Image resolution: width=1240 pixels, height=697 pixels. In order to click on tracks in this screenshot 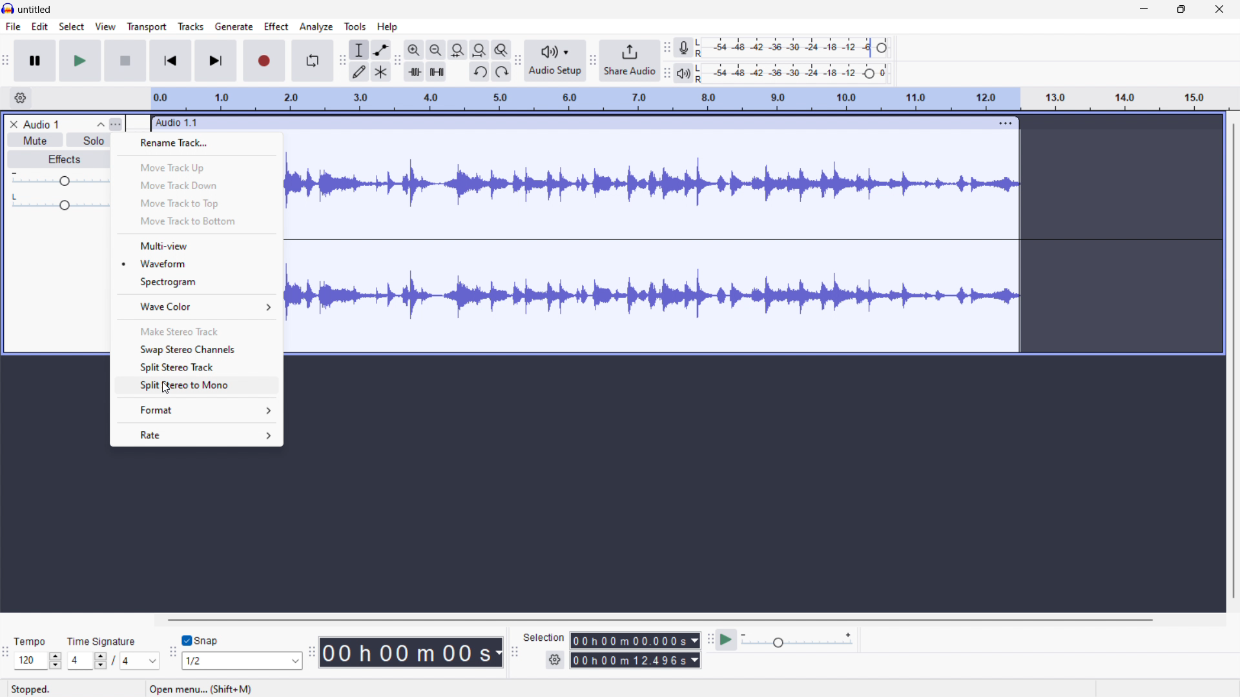, I will do `click(191, 26)`.